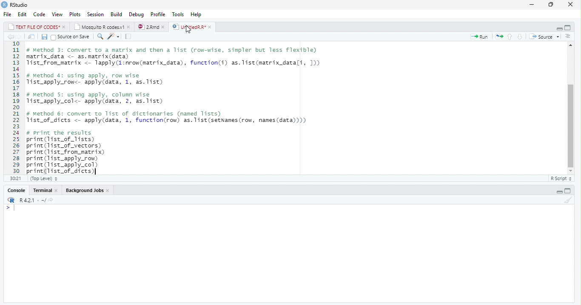 Image resolution: width=581 pixels, height=305 pixels. Describe the element at coordinates (99, 95) in the screenshot. I see `# method 5: using apply, column wise` at that location.